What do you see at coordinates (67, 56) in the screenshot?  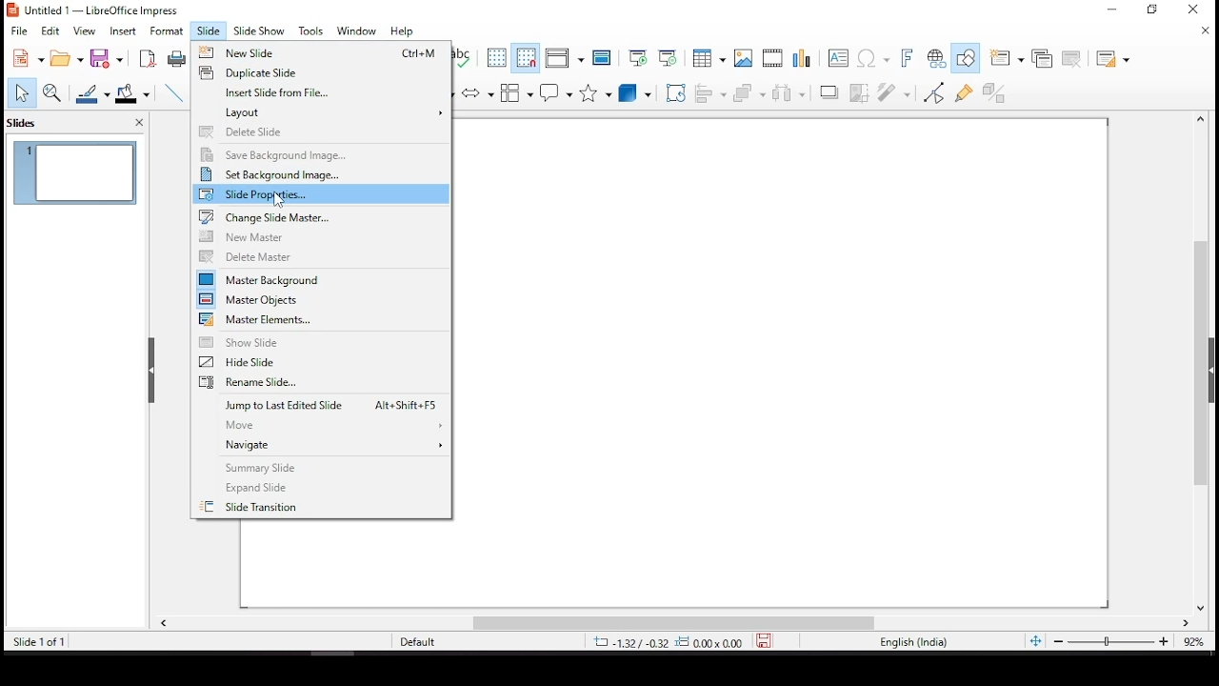 I see `open` at bounding box center [67, 56].